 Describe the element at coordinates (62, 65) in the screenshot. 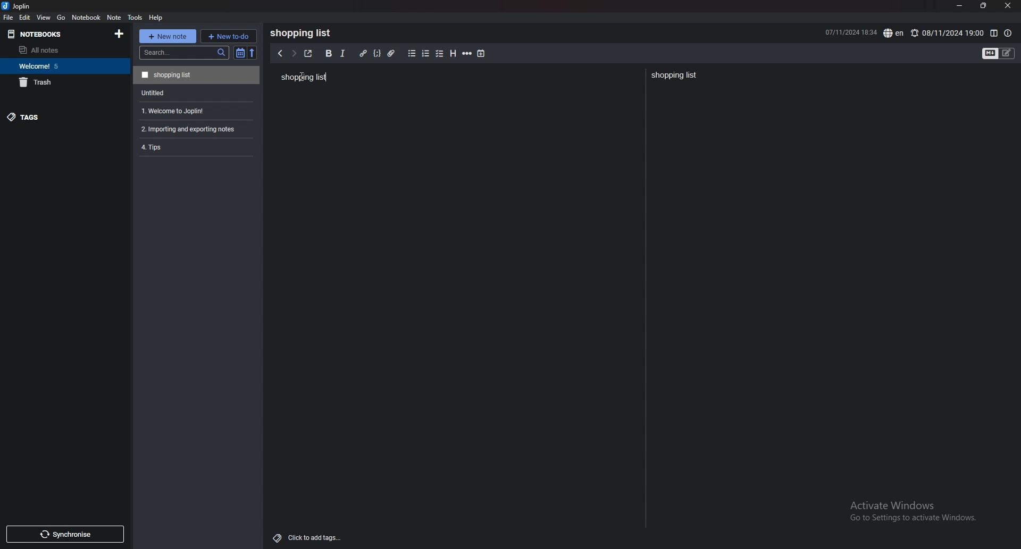

I see `Welcome 5` at that location.